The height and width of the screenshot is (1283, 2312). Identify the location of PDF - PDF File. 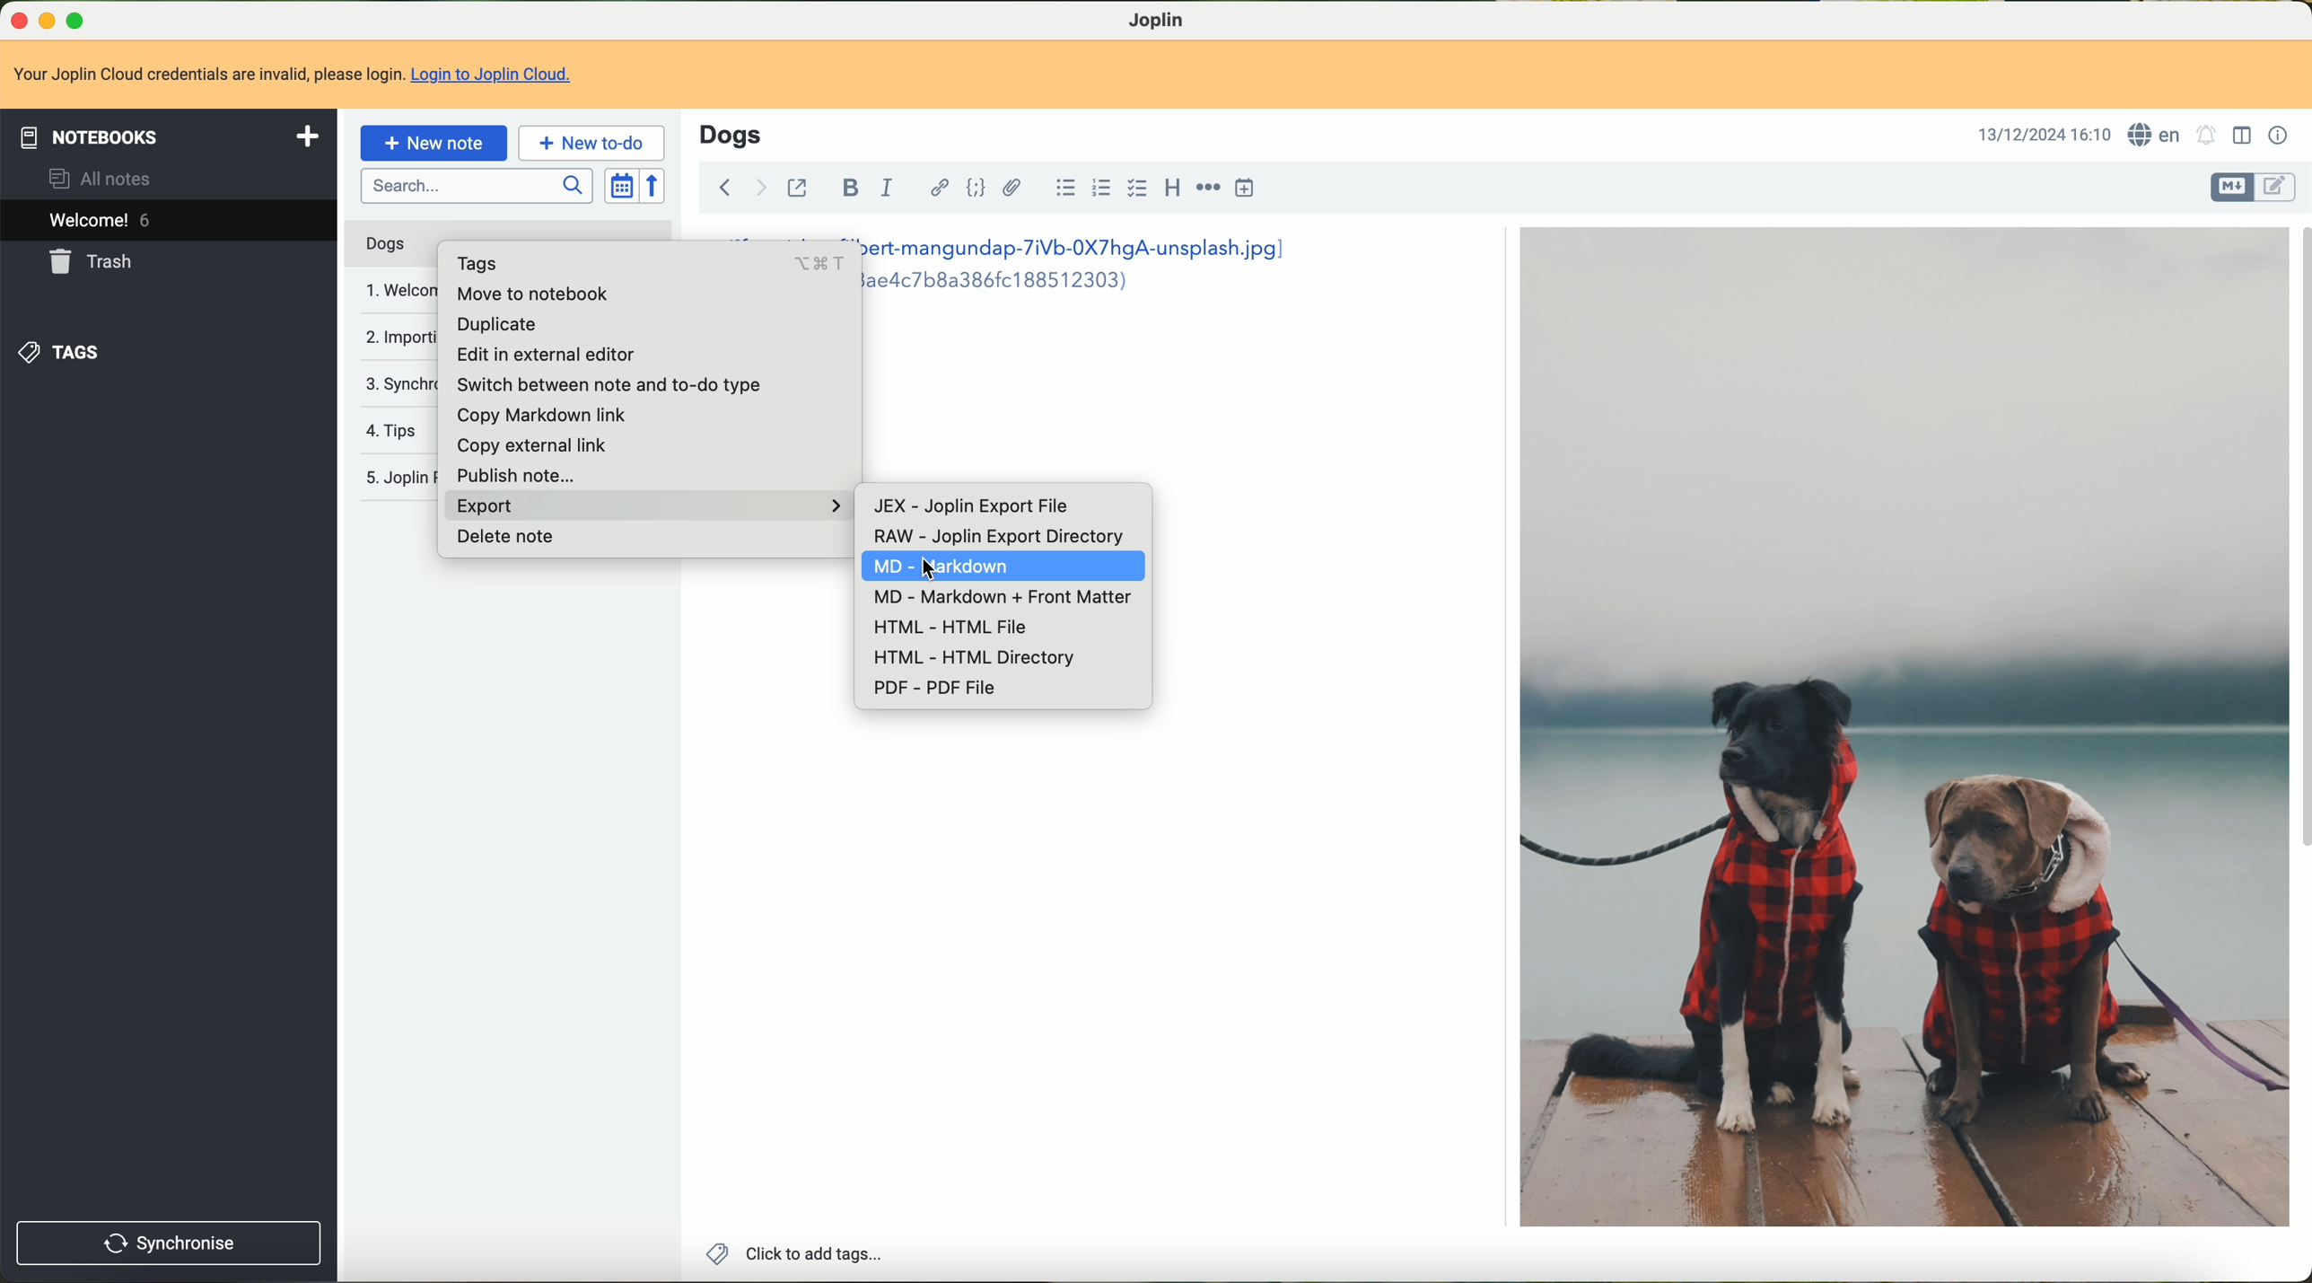
(938, 690).